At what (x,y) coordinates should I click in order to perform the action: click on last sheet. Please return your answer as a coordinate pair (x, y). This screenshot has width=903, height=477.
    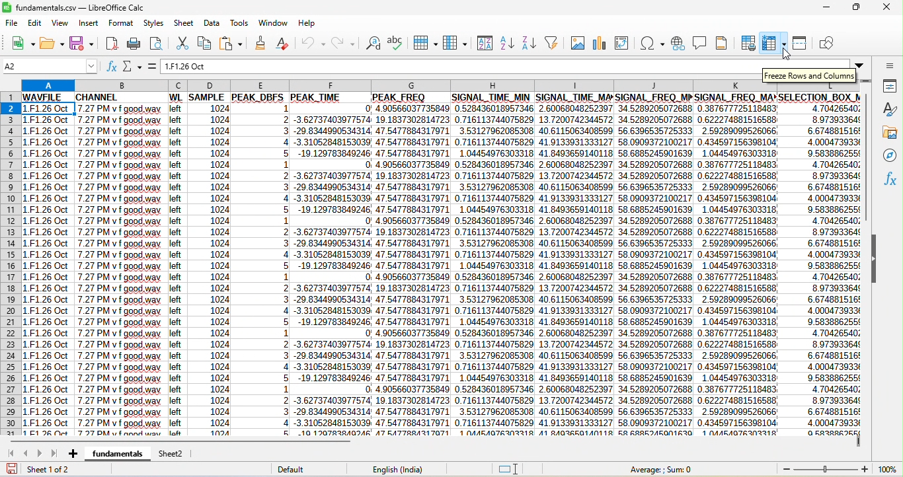
    Looking at the image, I should click on (54, 453).